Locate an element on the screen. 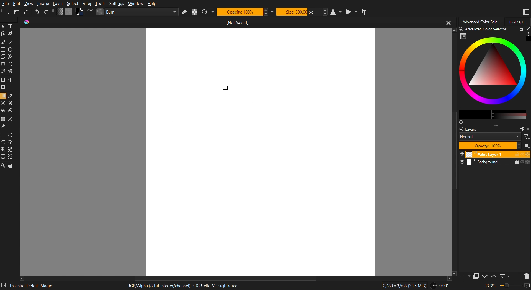  Layer Settings is located at coordinates (494, 138).